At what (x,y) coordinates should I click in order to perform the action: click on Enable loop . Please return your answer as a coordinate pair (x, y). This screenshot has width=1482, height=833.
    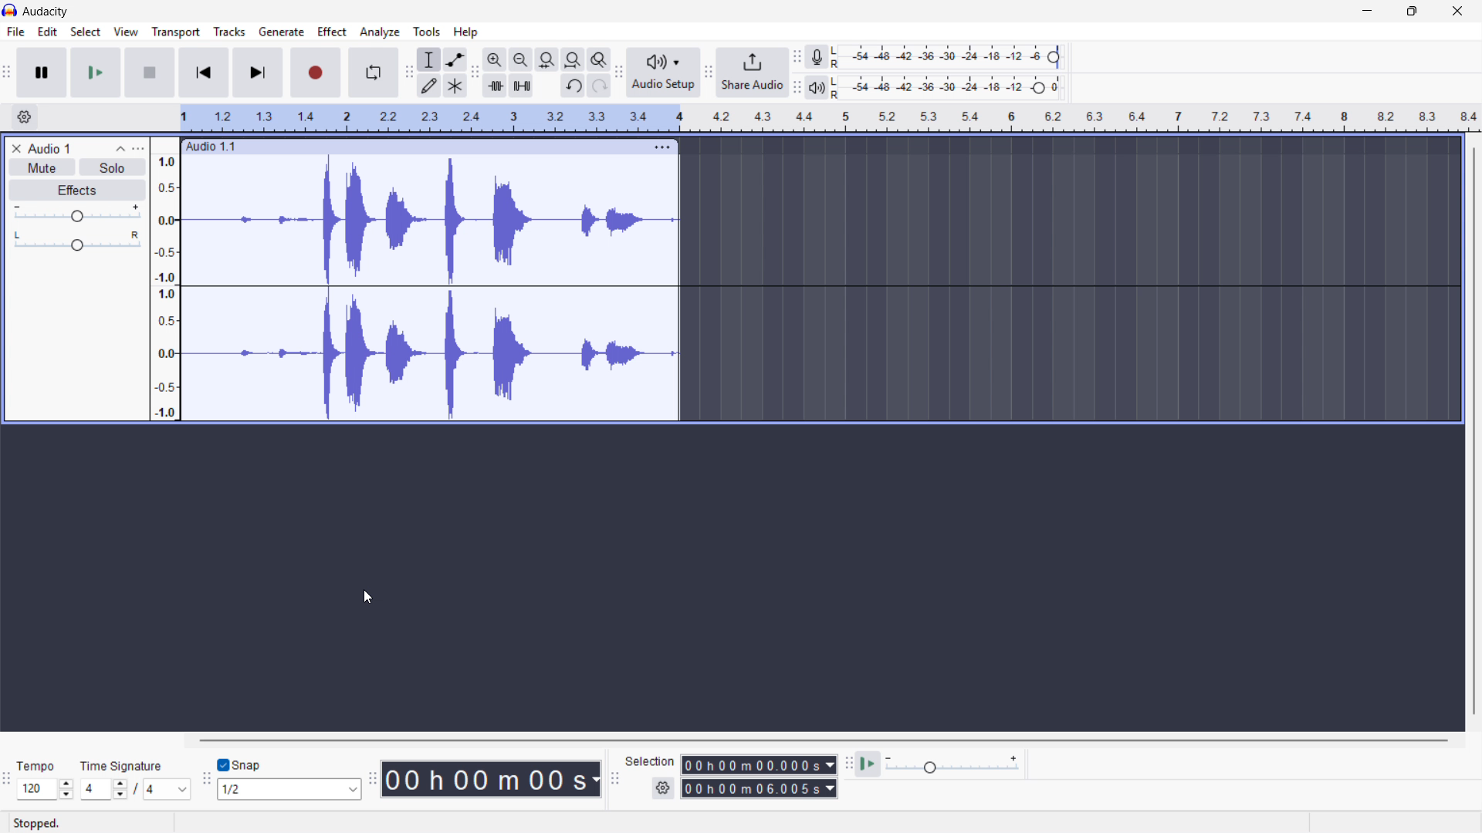
    Looking at the image, I should click on (374, 73).